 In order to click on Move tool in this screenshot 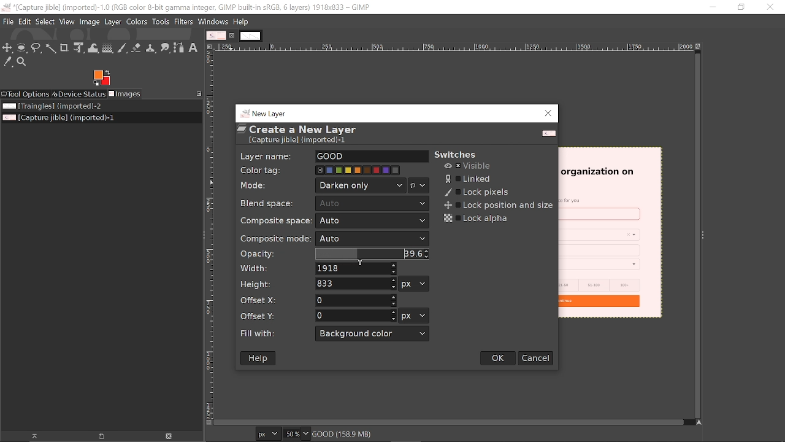, I will do `click(8, 48)`.